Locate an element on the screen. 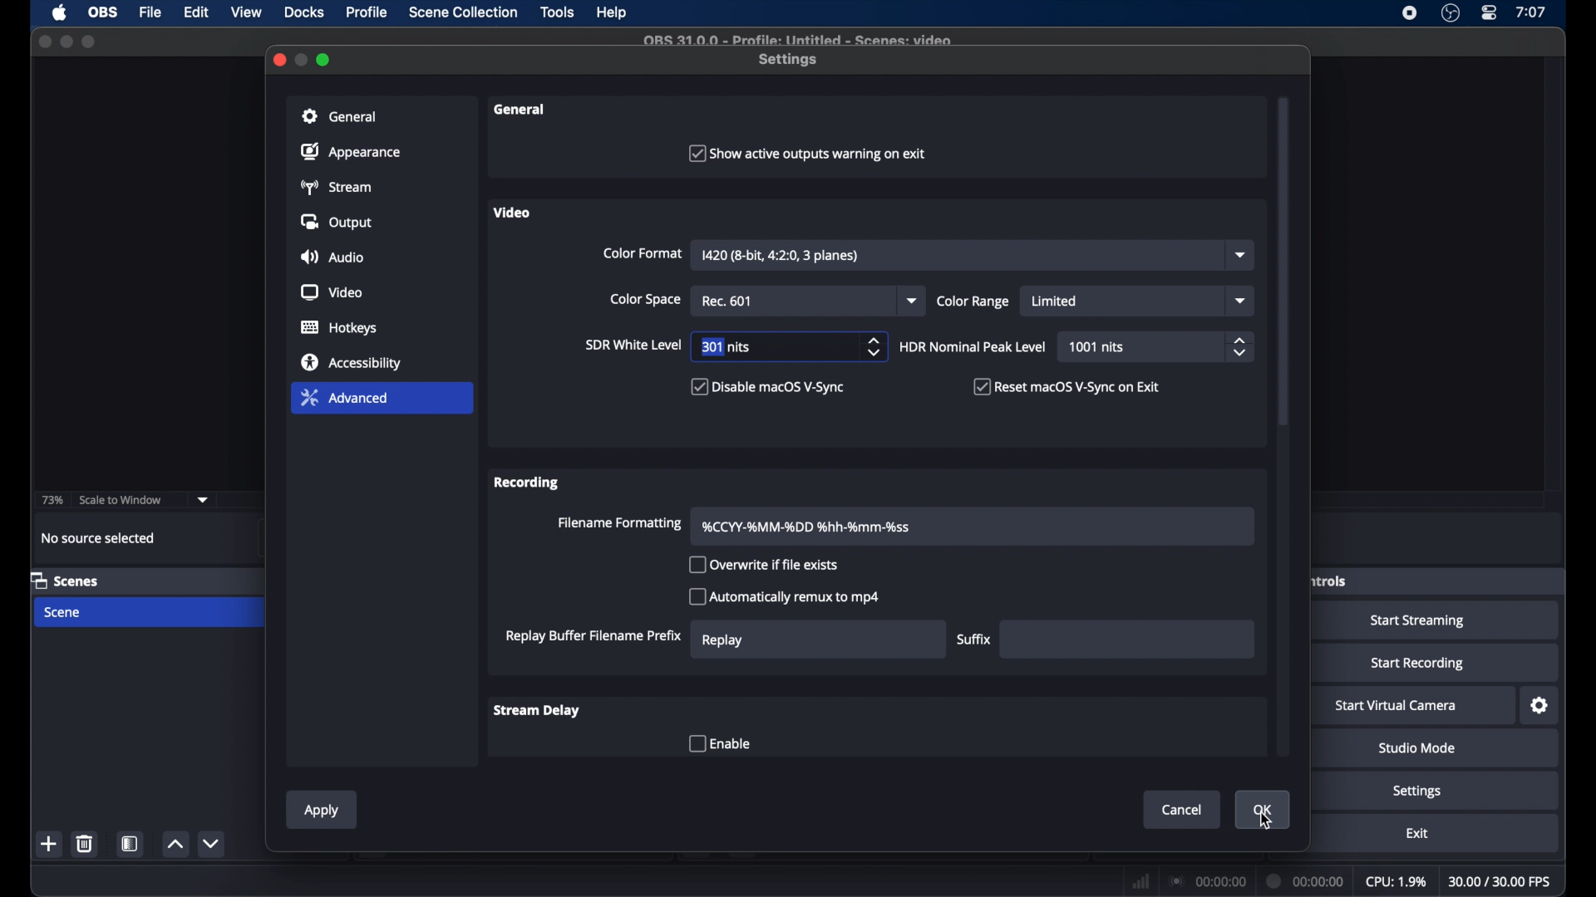  video is located at coordinates (512, 213).